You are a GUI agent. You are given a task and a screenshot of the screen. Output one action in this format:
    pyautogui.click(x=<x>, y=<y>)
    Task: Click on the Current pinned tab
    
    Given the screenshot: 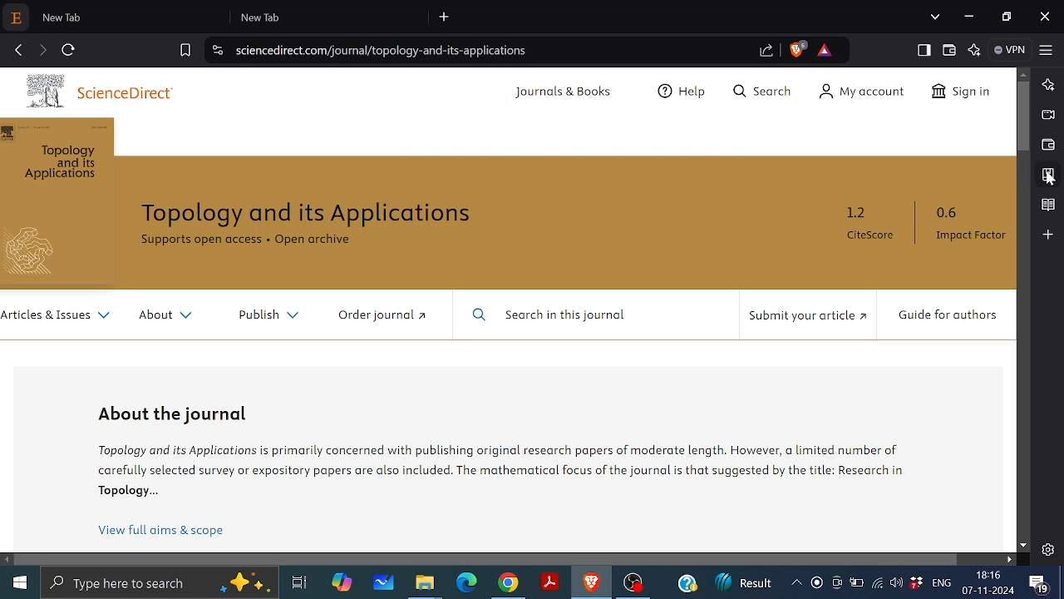 What is the action you would take?
    pyautogui.click(x=17, y=18)
    